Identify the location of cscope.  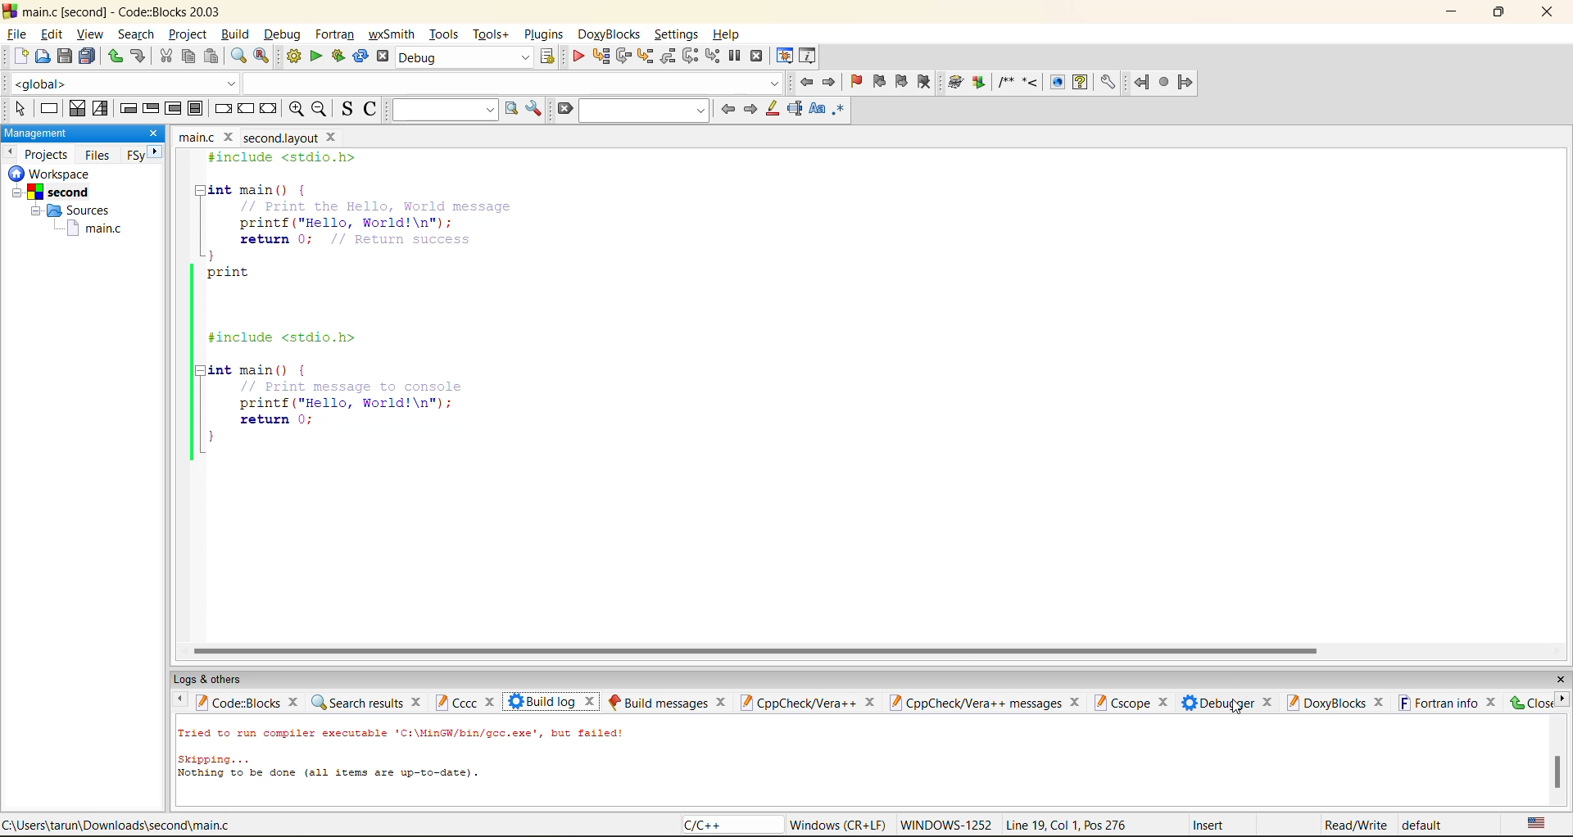
(1135, 702).